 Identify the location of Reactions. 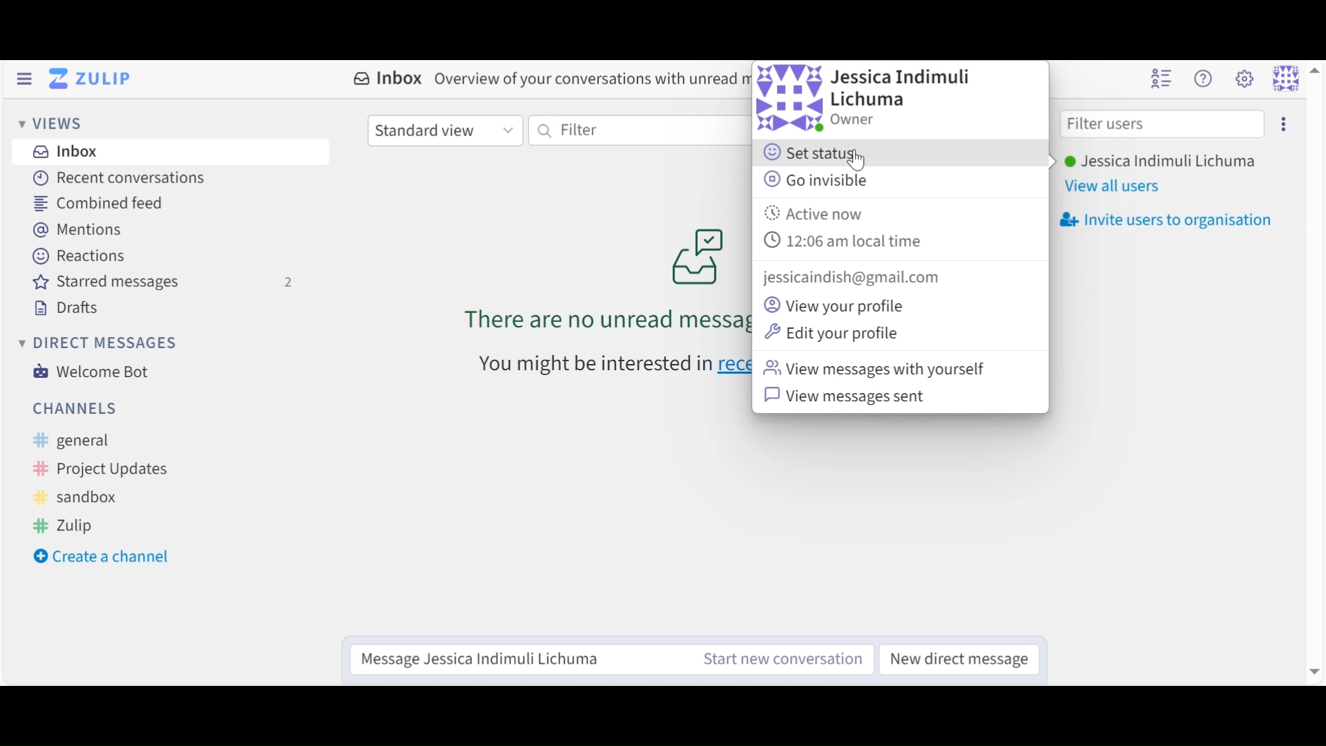
(81, 257).